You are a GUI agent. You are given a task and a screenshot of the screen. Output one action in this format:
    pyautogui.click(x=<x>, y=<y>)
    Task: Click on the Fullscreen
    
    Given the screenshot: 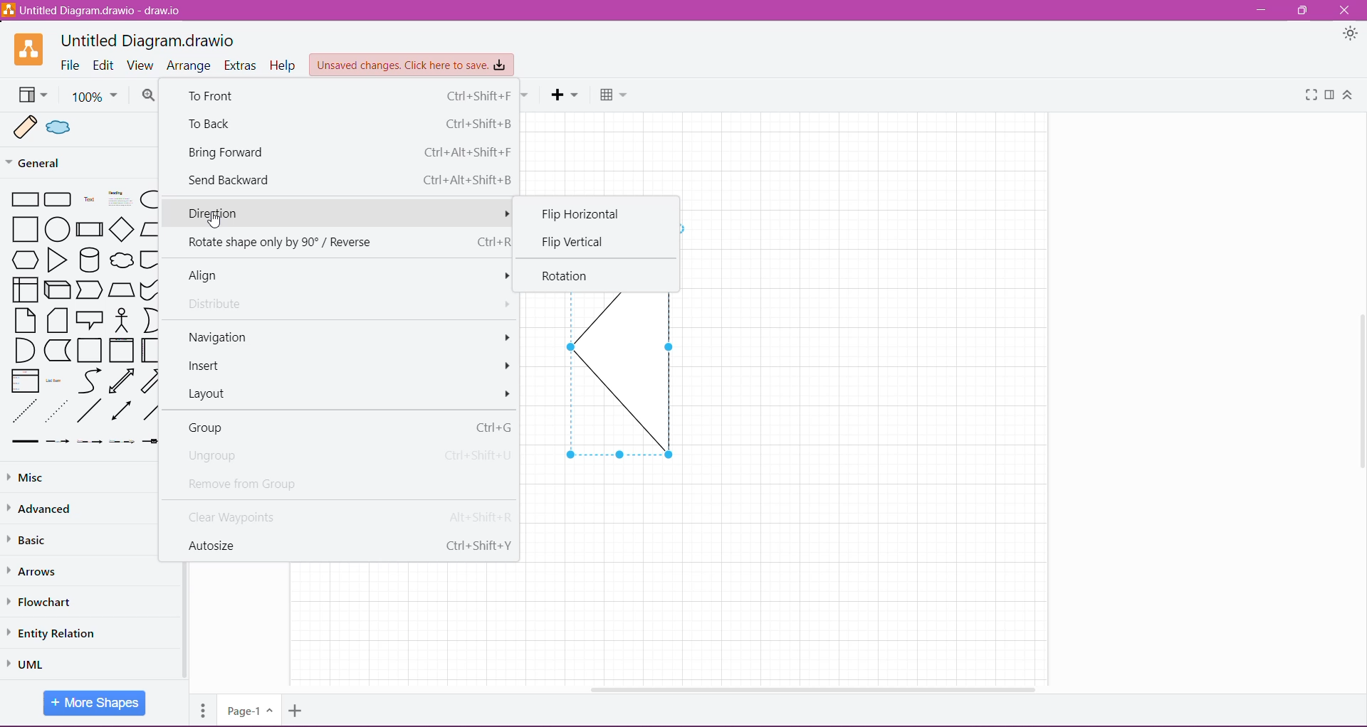 What is the action you would take?
    pyautogui.click(x=1311, y=95)
    